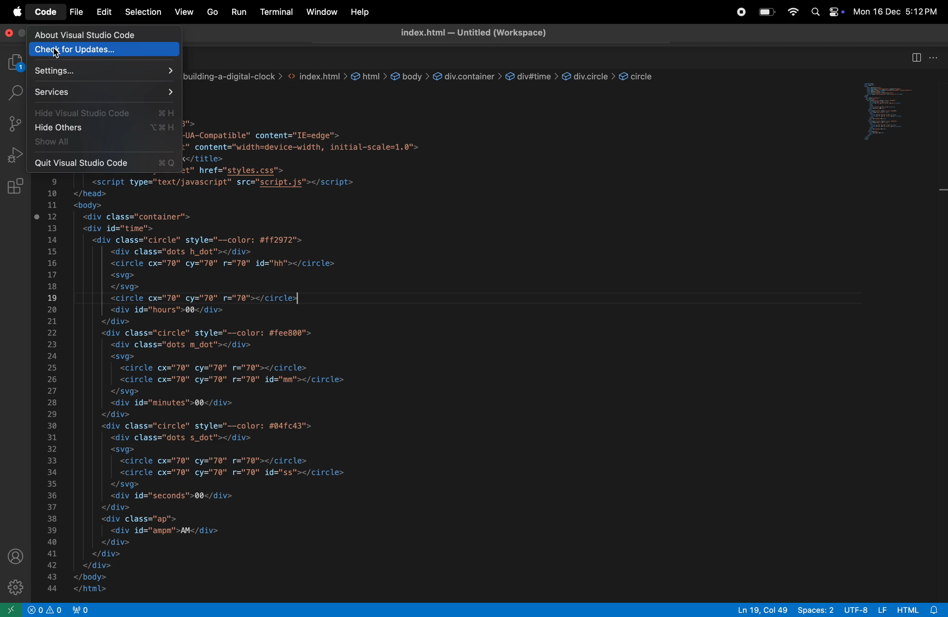 This screenshot has width=948, height=617. What do you see at coordinates (94, 589) in the screenshot?
I see `</html>` at bounding box center [94, 589].